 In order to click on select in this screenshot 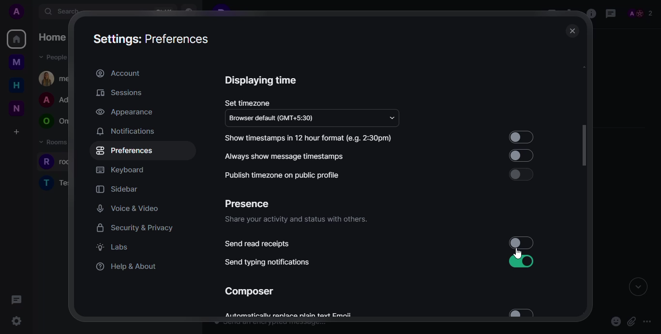, I will do `click(523, 312)`.